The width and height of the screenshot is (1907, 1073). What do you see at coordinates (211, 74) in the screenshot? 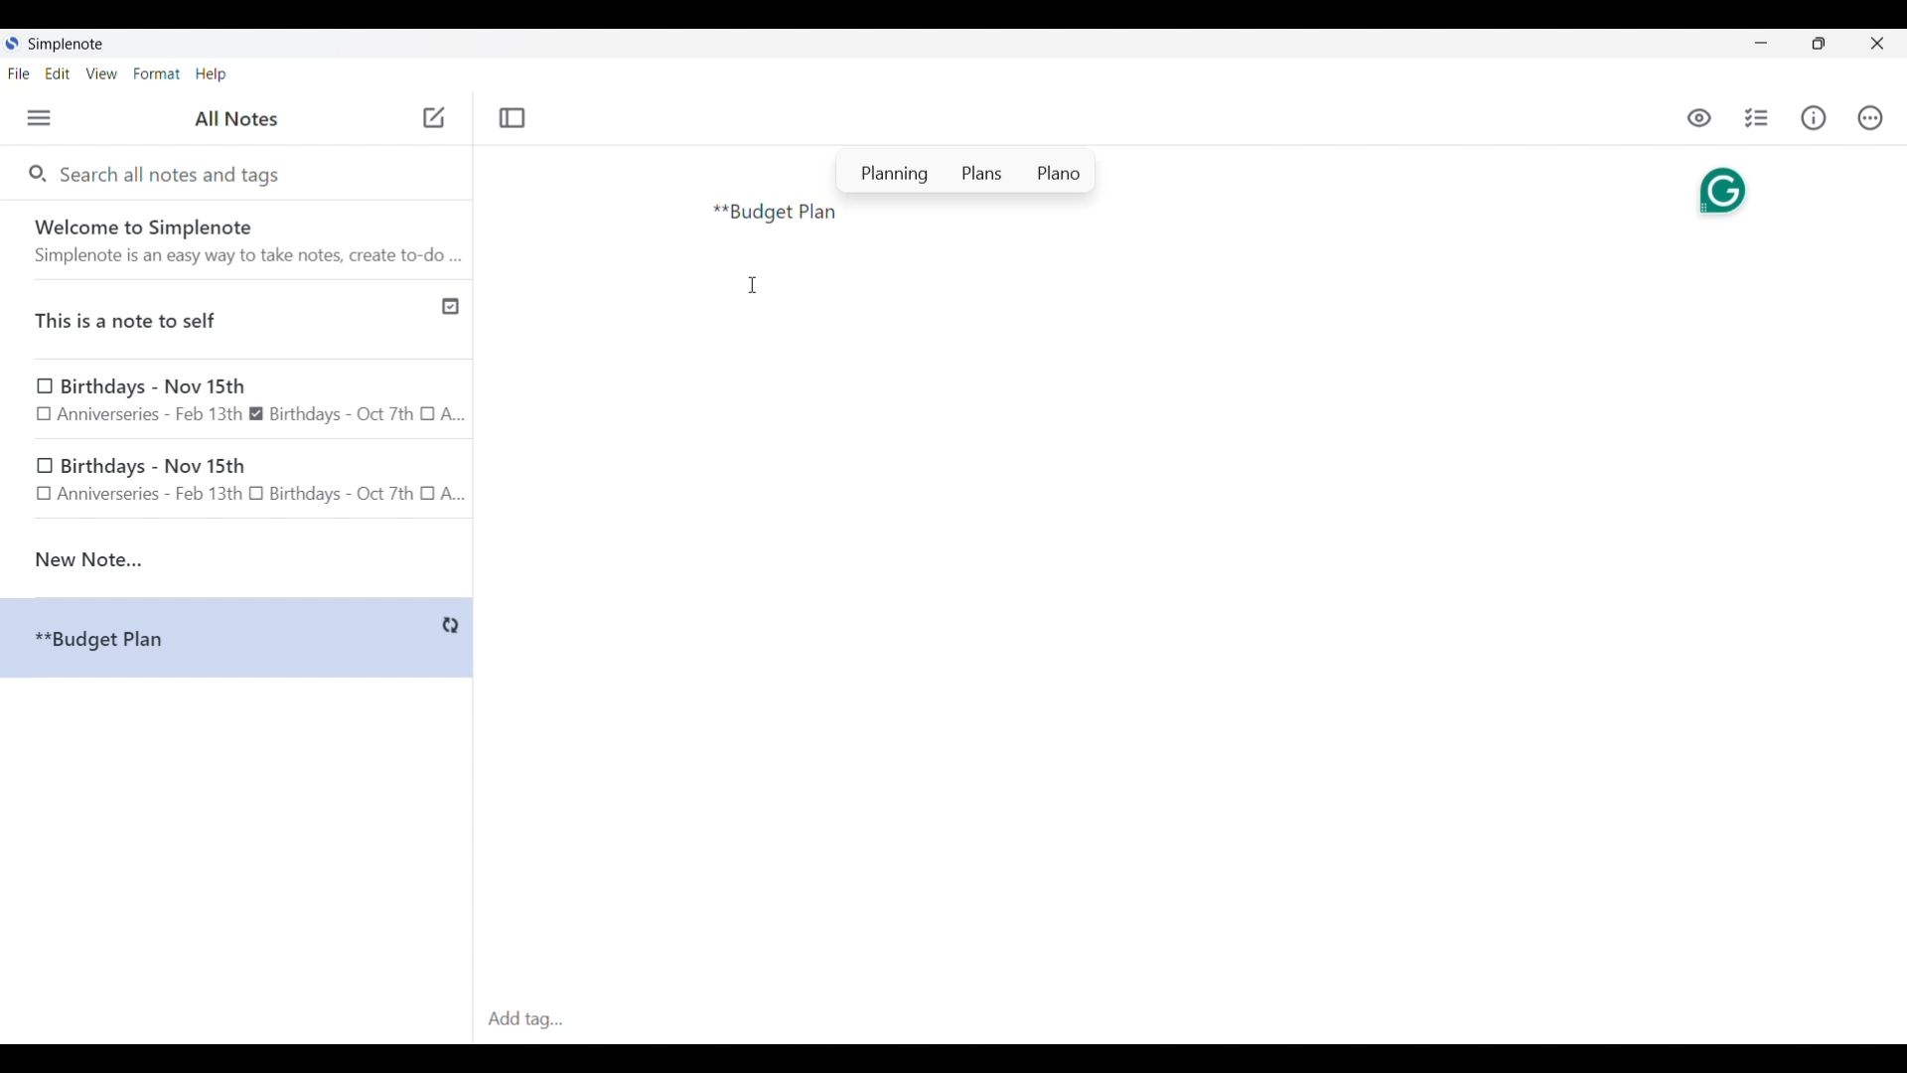
I see `Help menu` at bounding box center [211, 74].